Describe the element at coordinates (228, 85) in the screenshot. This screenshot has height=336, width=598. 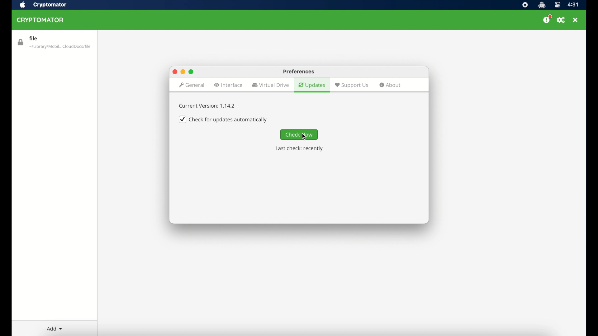
I see `interface` at that location.